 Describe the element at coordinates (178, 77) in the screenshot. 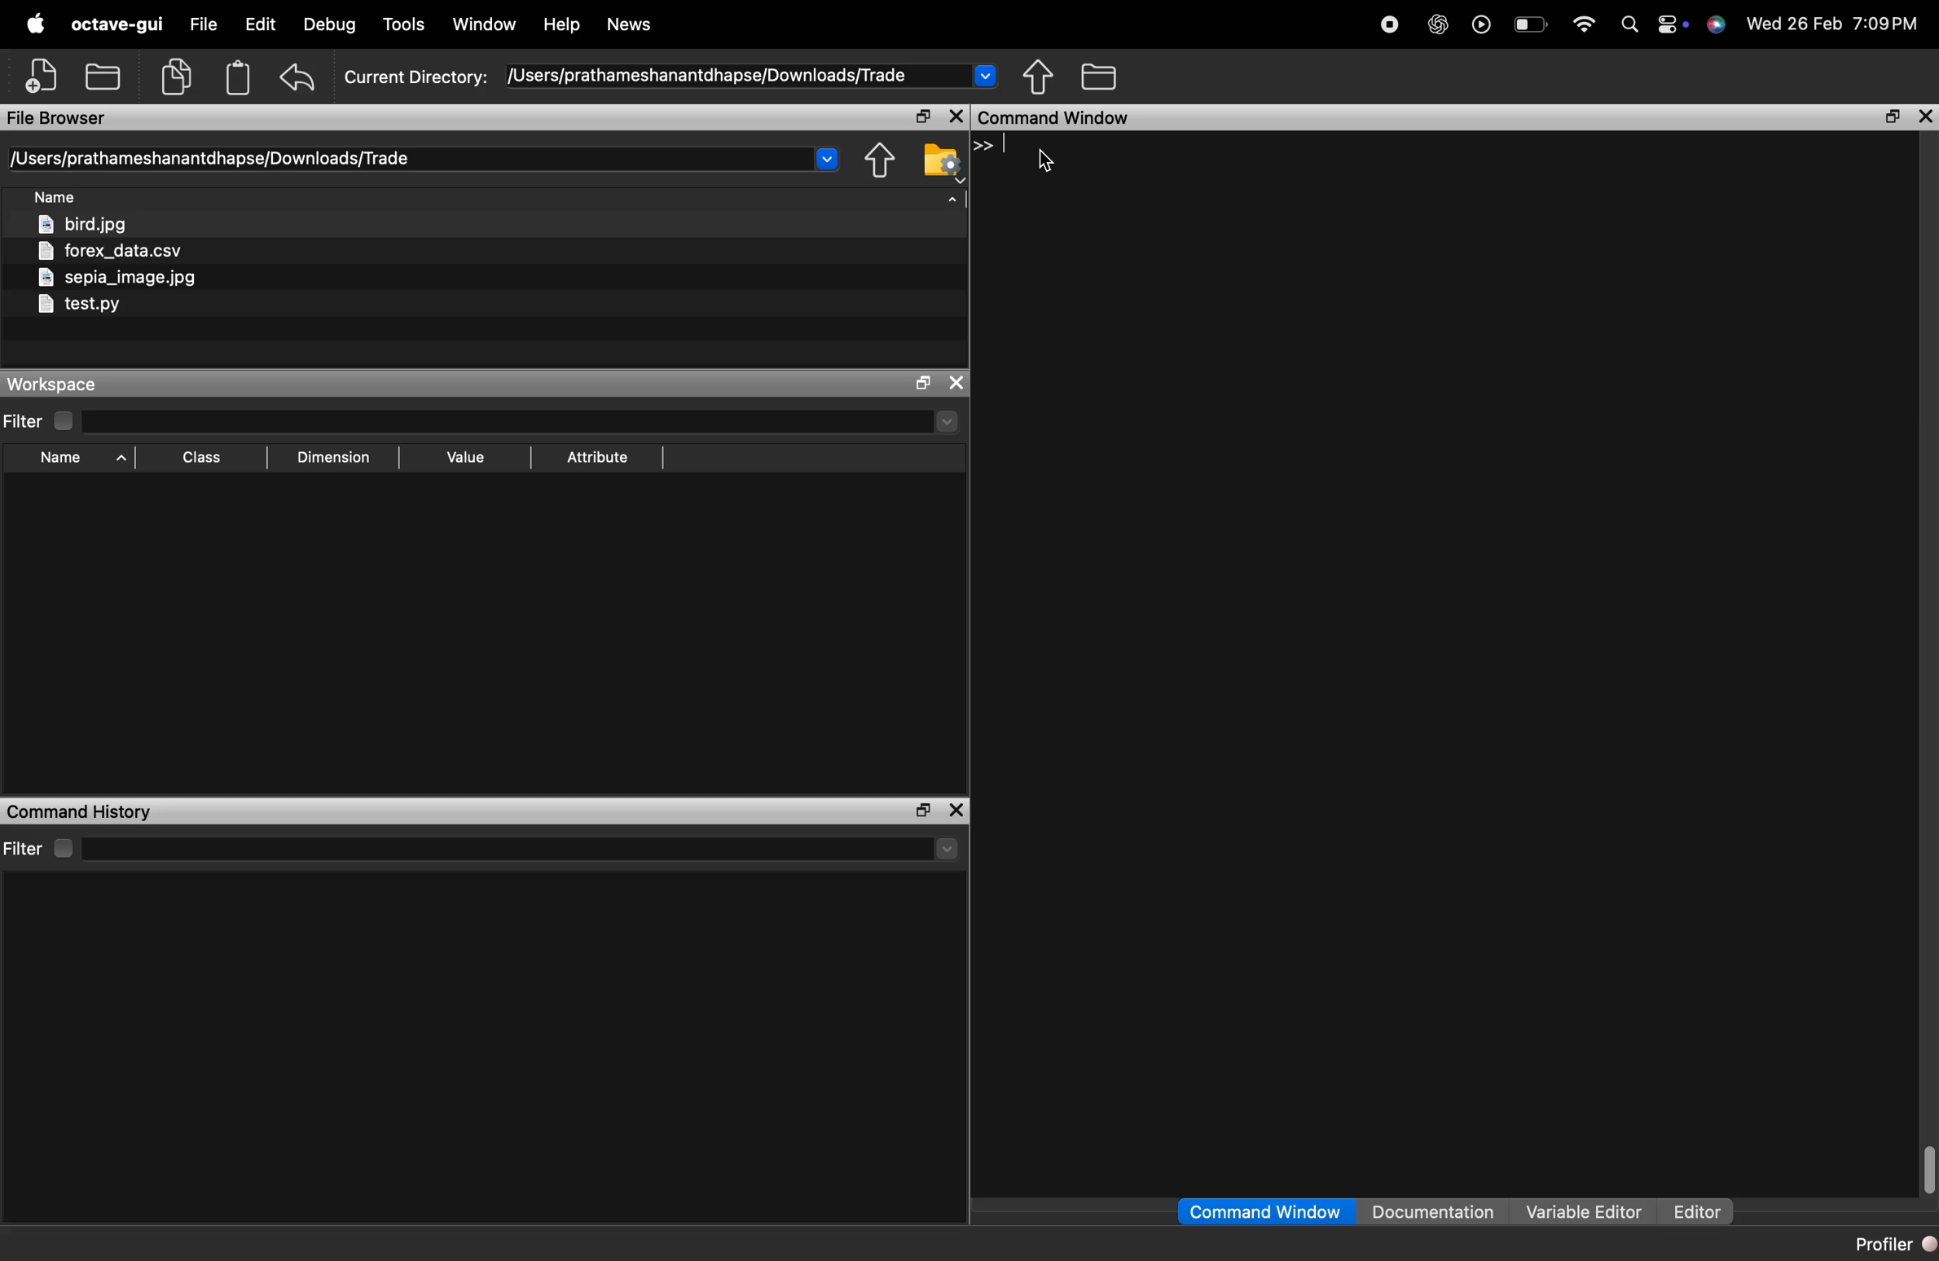

I see `copy` at that location.